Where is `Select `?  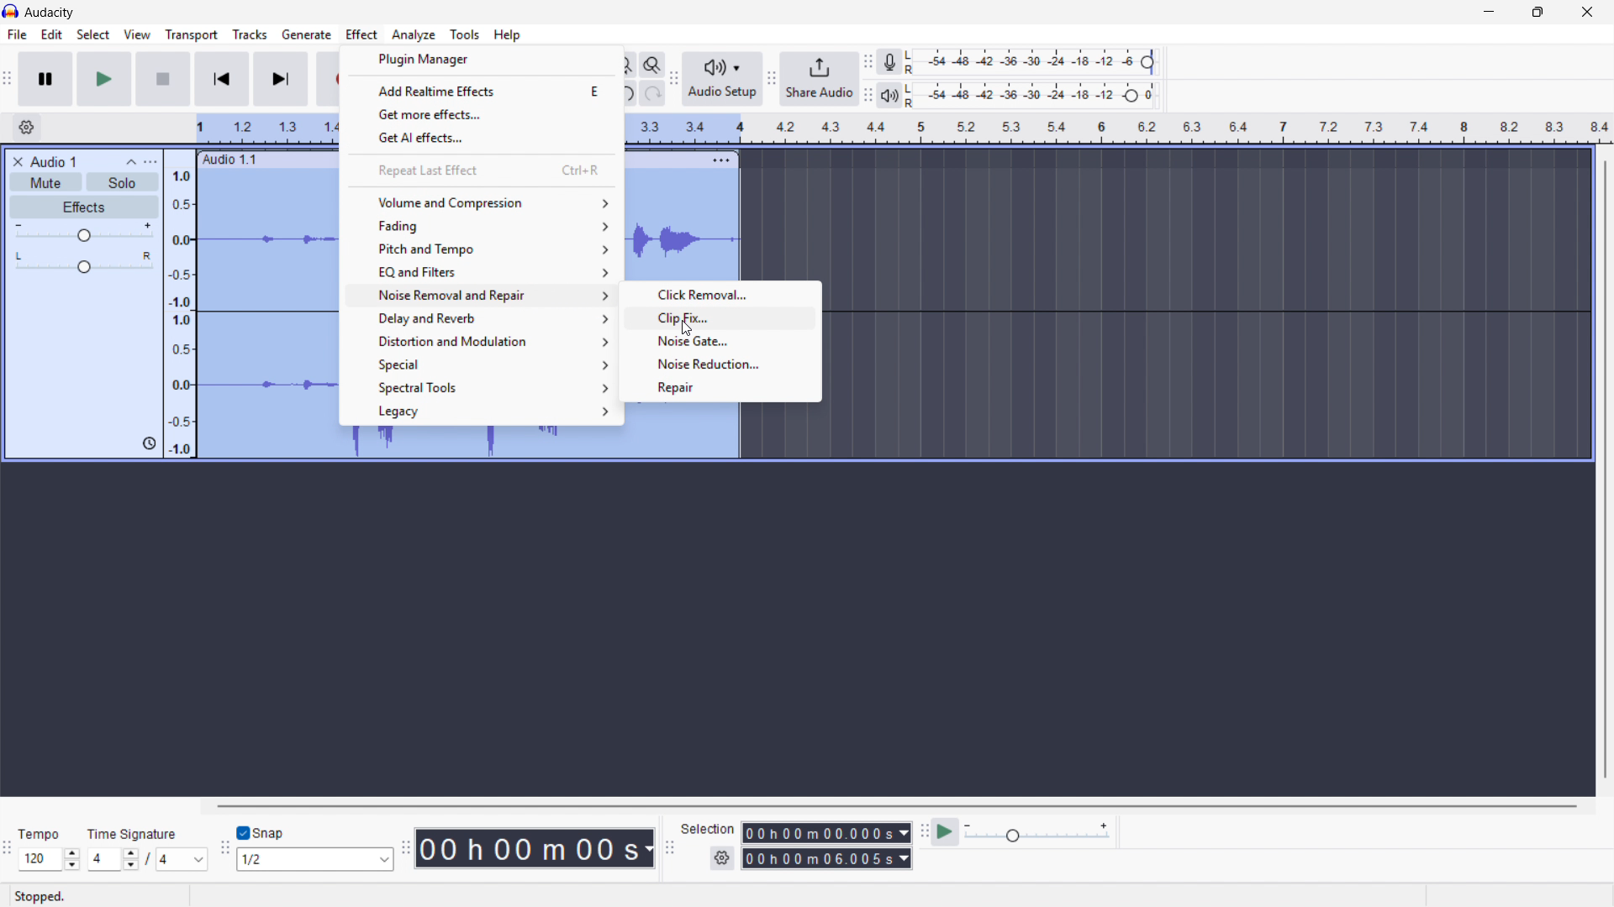 Select  is located at coordinates (92, 35).